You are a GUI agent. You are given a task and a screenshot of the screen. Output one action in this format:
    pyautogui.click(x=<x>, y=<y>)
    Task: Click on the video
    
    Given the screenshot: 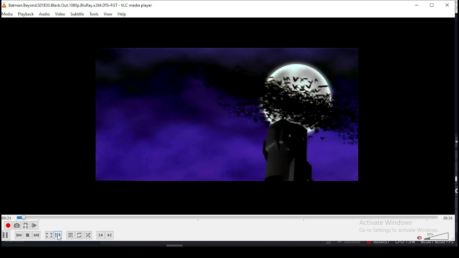 What is the action you would take?
    pyautogui.click(x=60, y=14)
    